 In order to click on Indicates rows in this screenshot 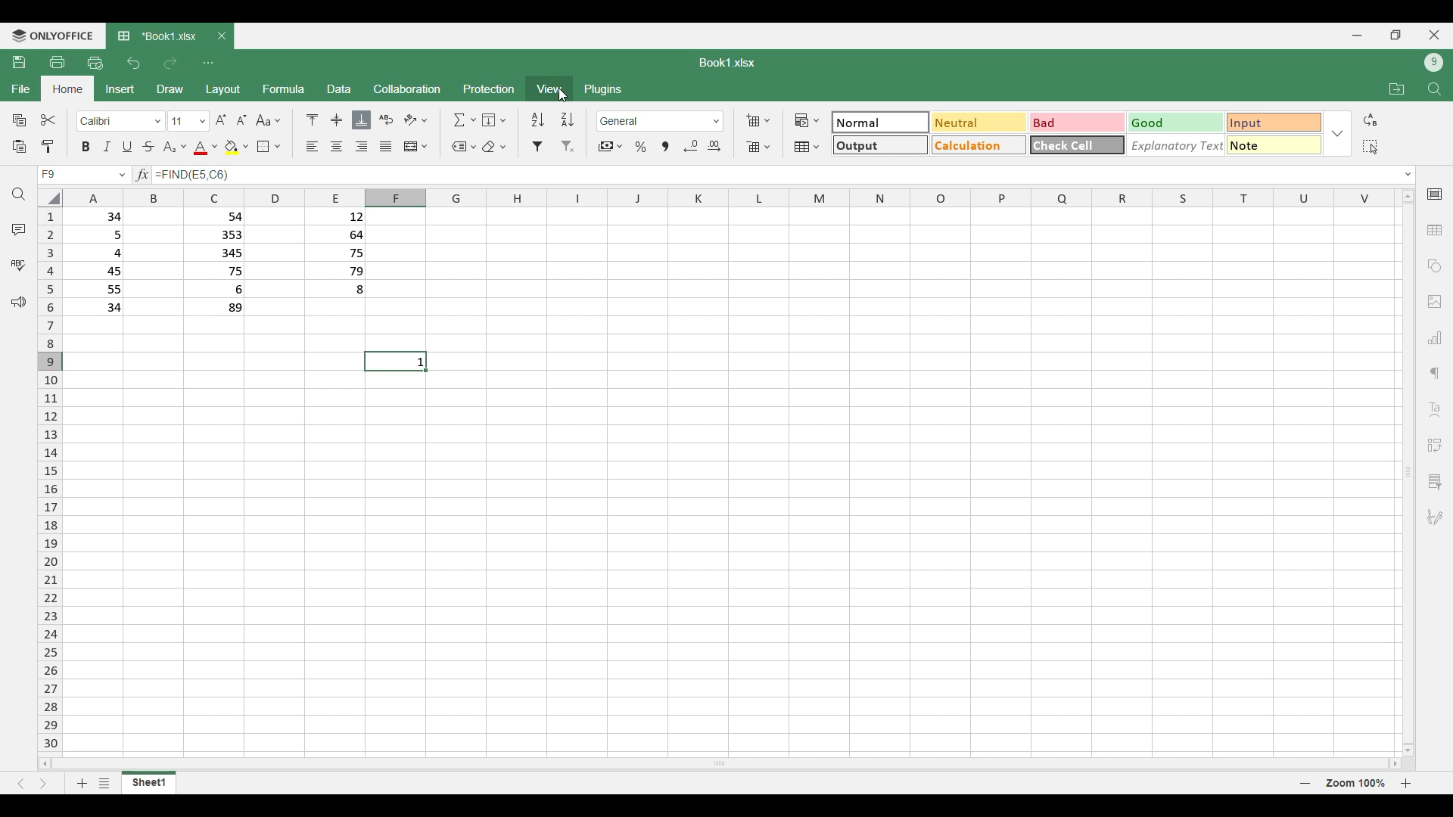, I will do `click(51, 480)`.